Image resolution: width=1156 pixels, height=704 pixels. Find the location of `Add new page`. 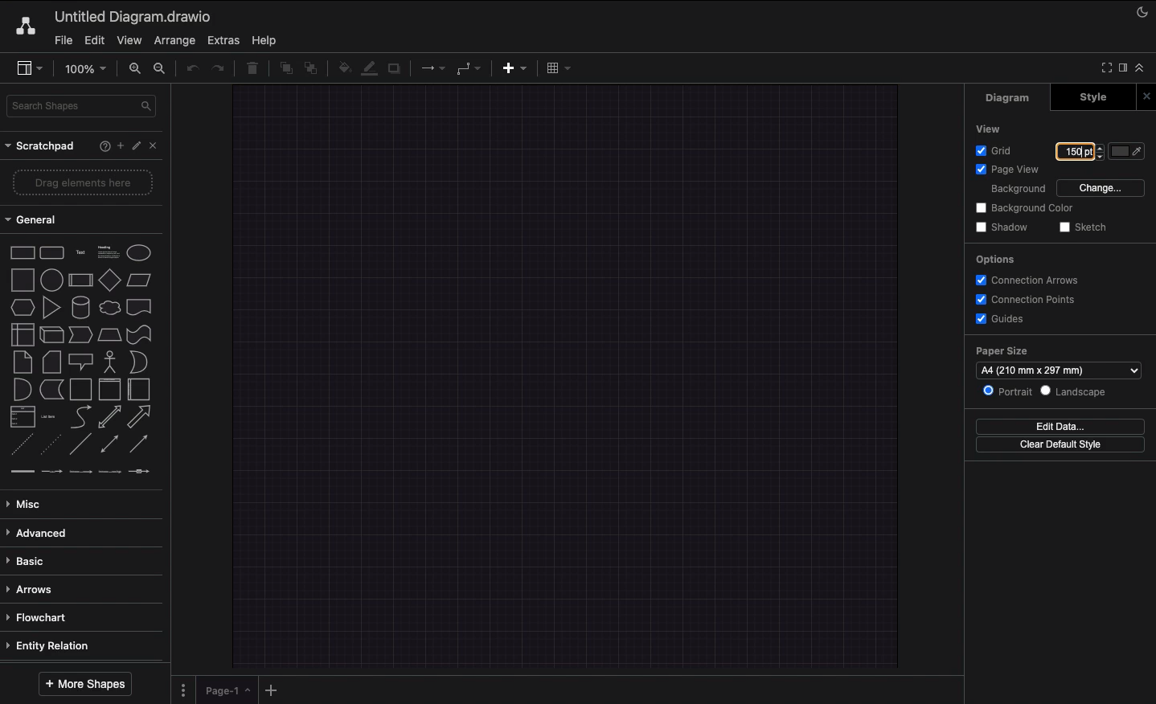

Add new page is located at coordinates (270, 689).